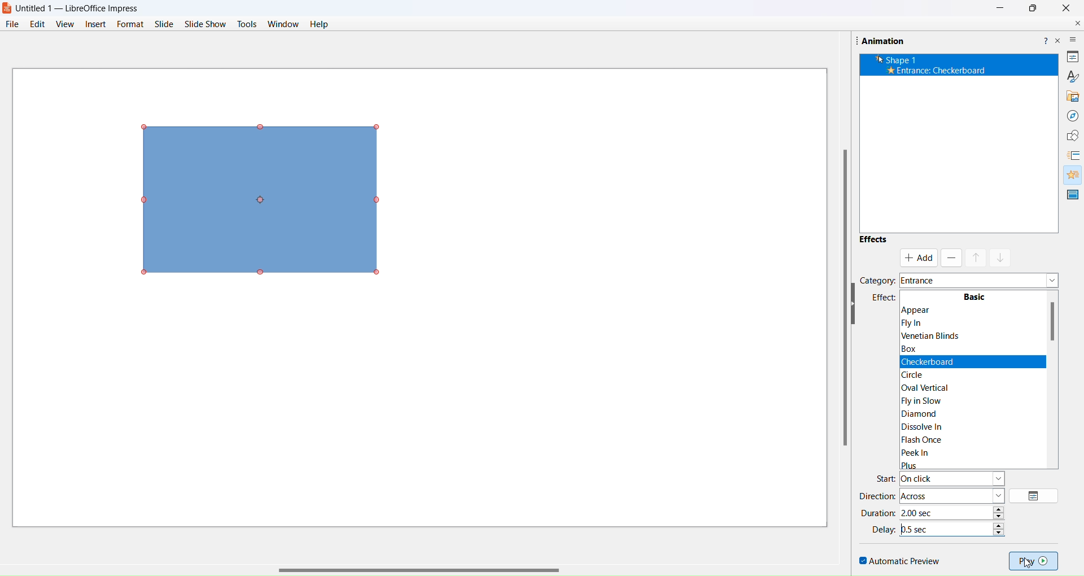 The width and height of the screenshot is (1084, 576). What do you see at coordinates (885, 529) in the screenshot?
I see `delay` at bounding box center [885, 529].